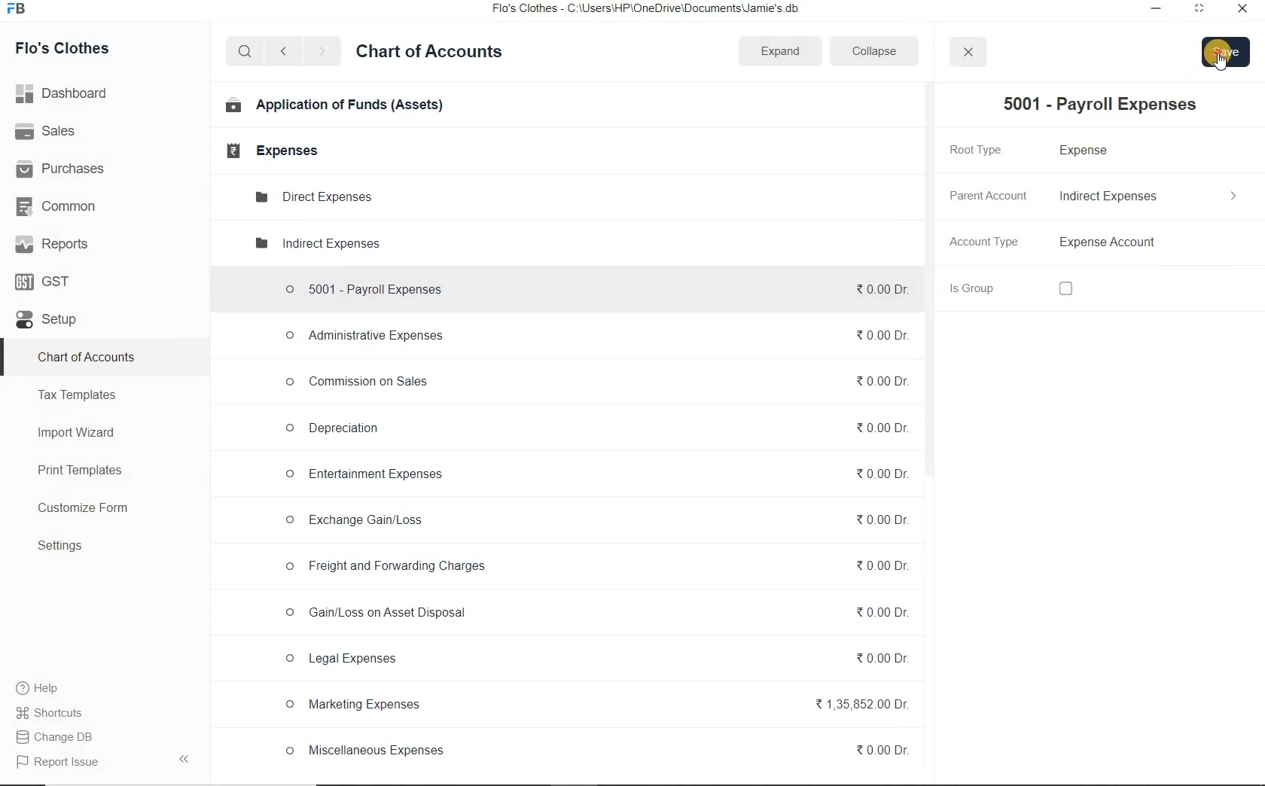 The width and height of the screenshot is (1265, 786). I want to click on GST, so click(44, 281).